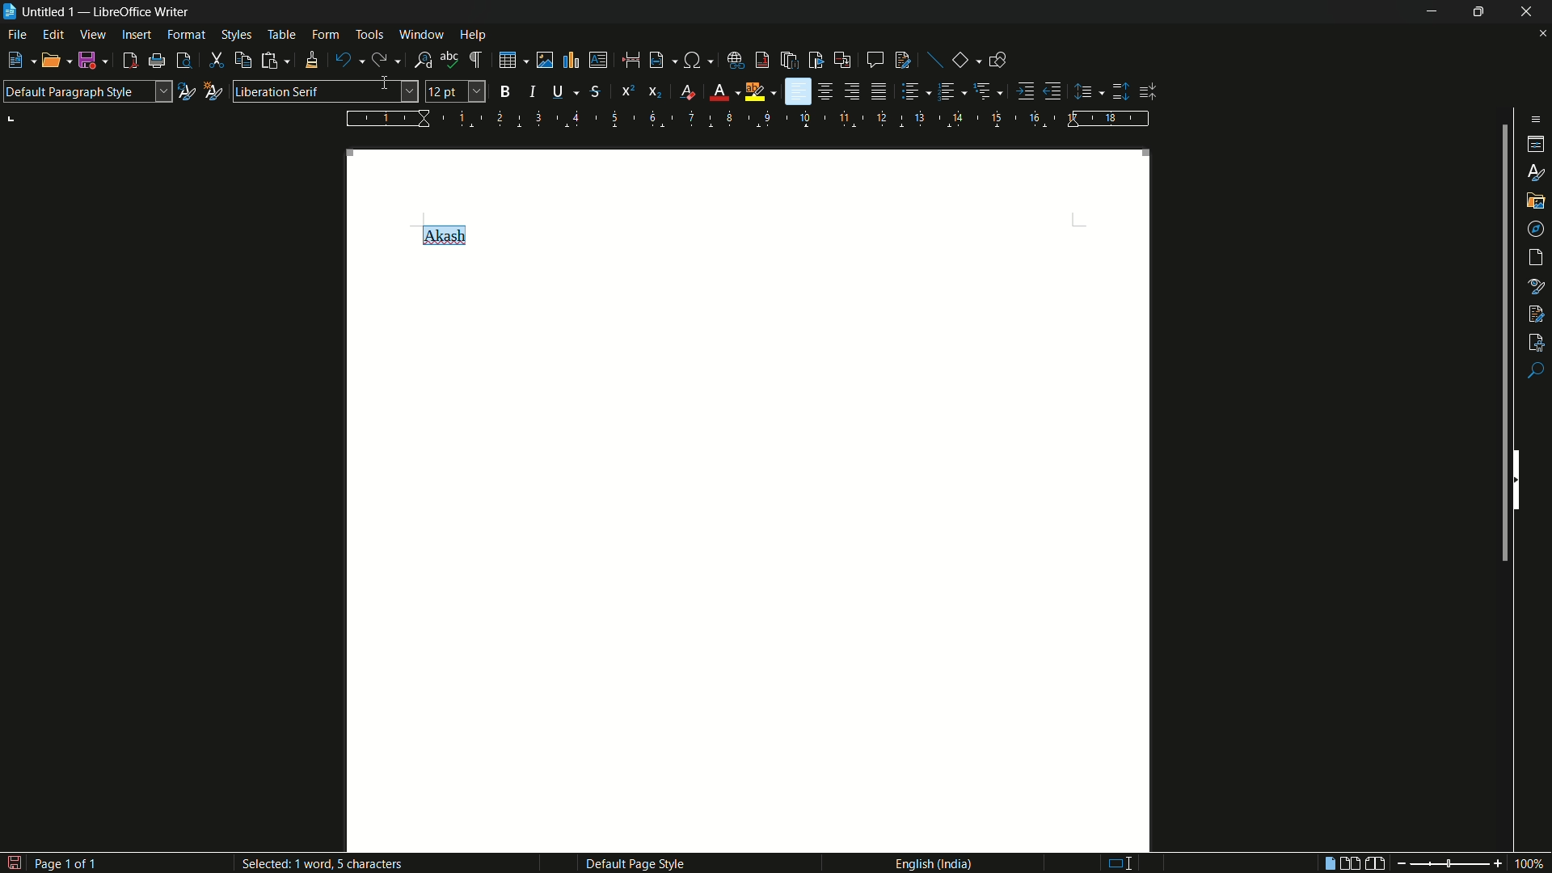 Image resolution: width=1552 pixels, height=873 pixels. Describe the element at coordinates (656, 92) in the screenshot. I see `subscript` at that location.